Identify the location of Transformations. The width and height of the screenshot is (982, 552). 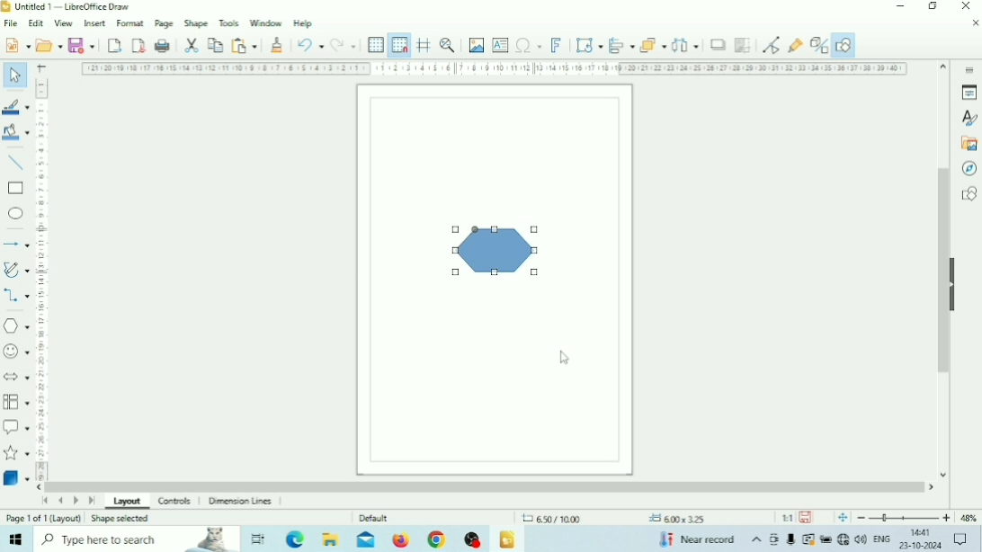
(588, 44).